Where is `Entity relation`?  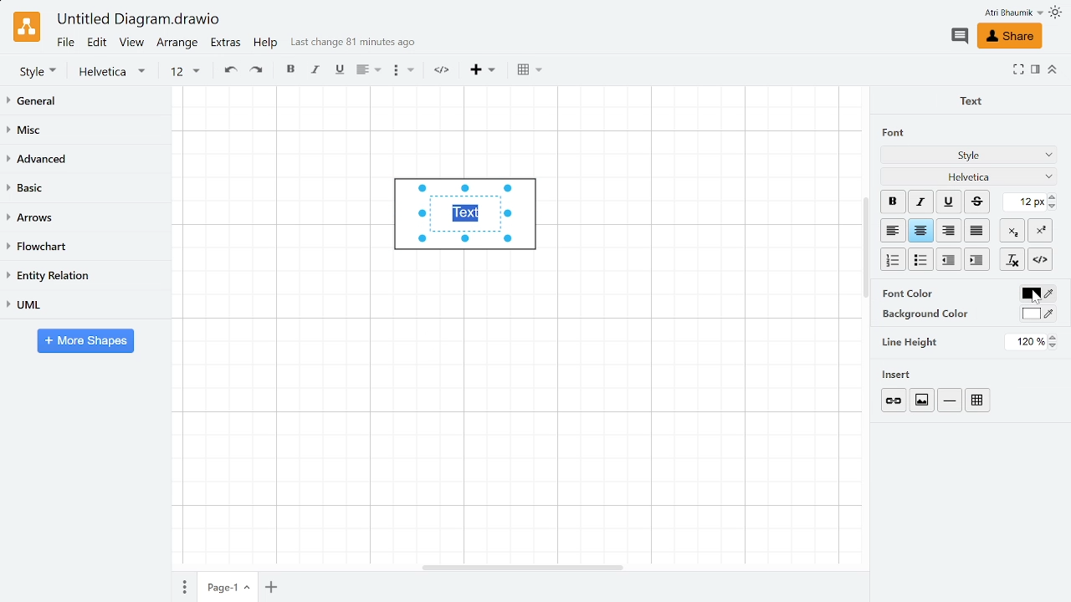 Entity relation is located at coordinates (84, 276).